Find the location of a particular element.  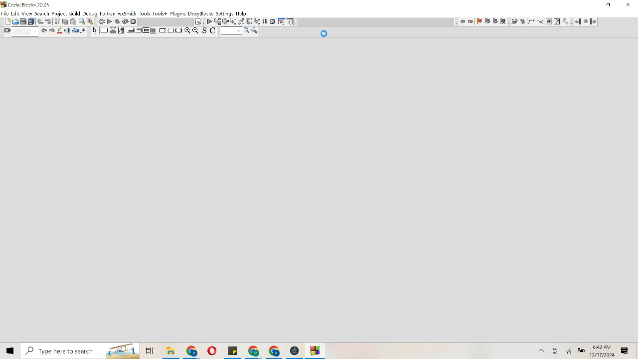

wxsmith is located at coordinates (127, 14).